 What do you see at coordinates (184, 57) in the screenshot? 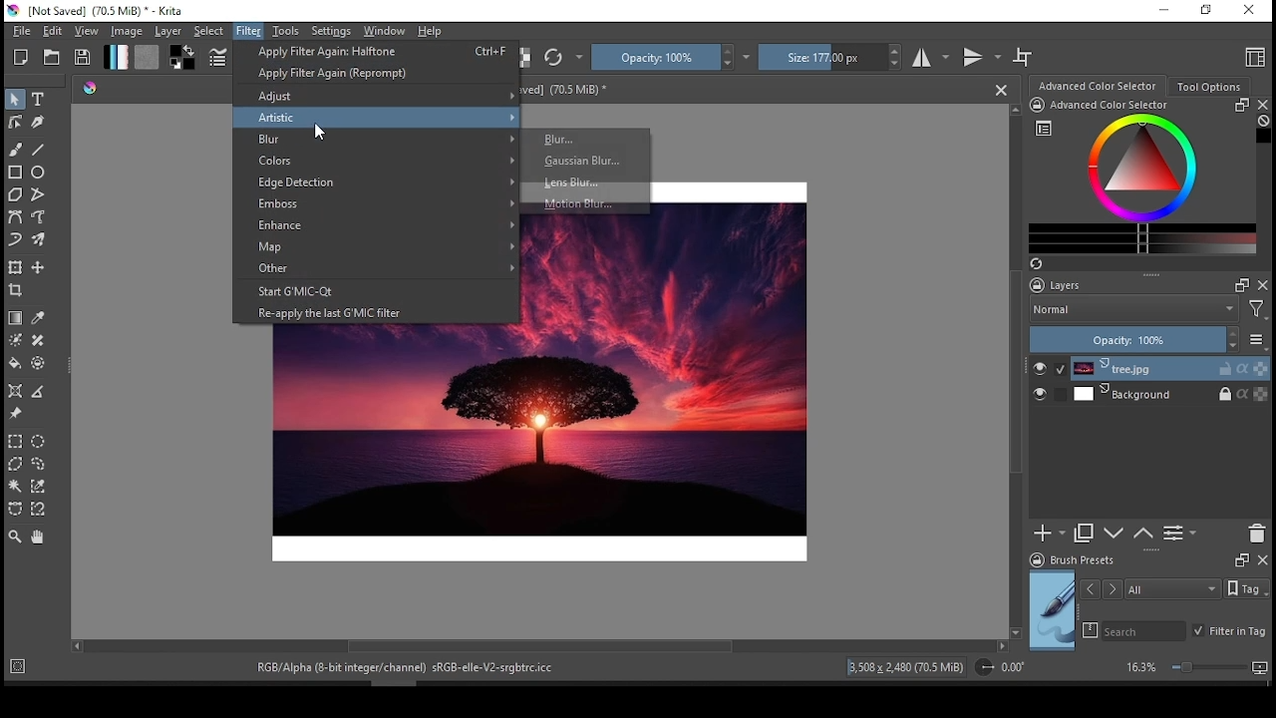
I see `colors` at bounding box center [184, 57].